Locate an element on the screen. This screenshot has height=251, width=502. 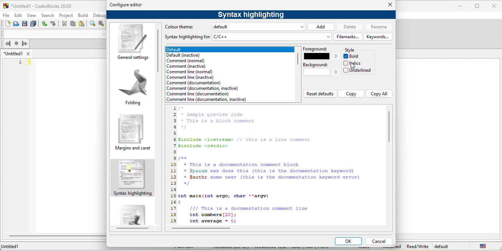
cancel is located at coordinates (379, 241).